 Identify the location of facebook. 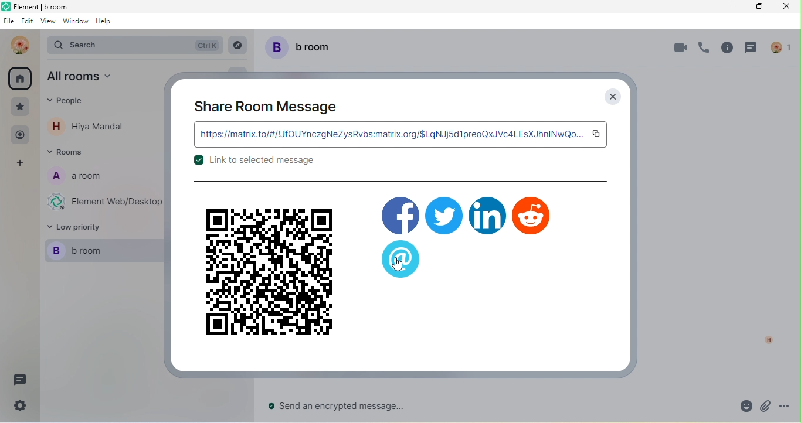
(400, 213).